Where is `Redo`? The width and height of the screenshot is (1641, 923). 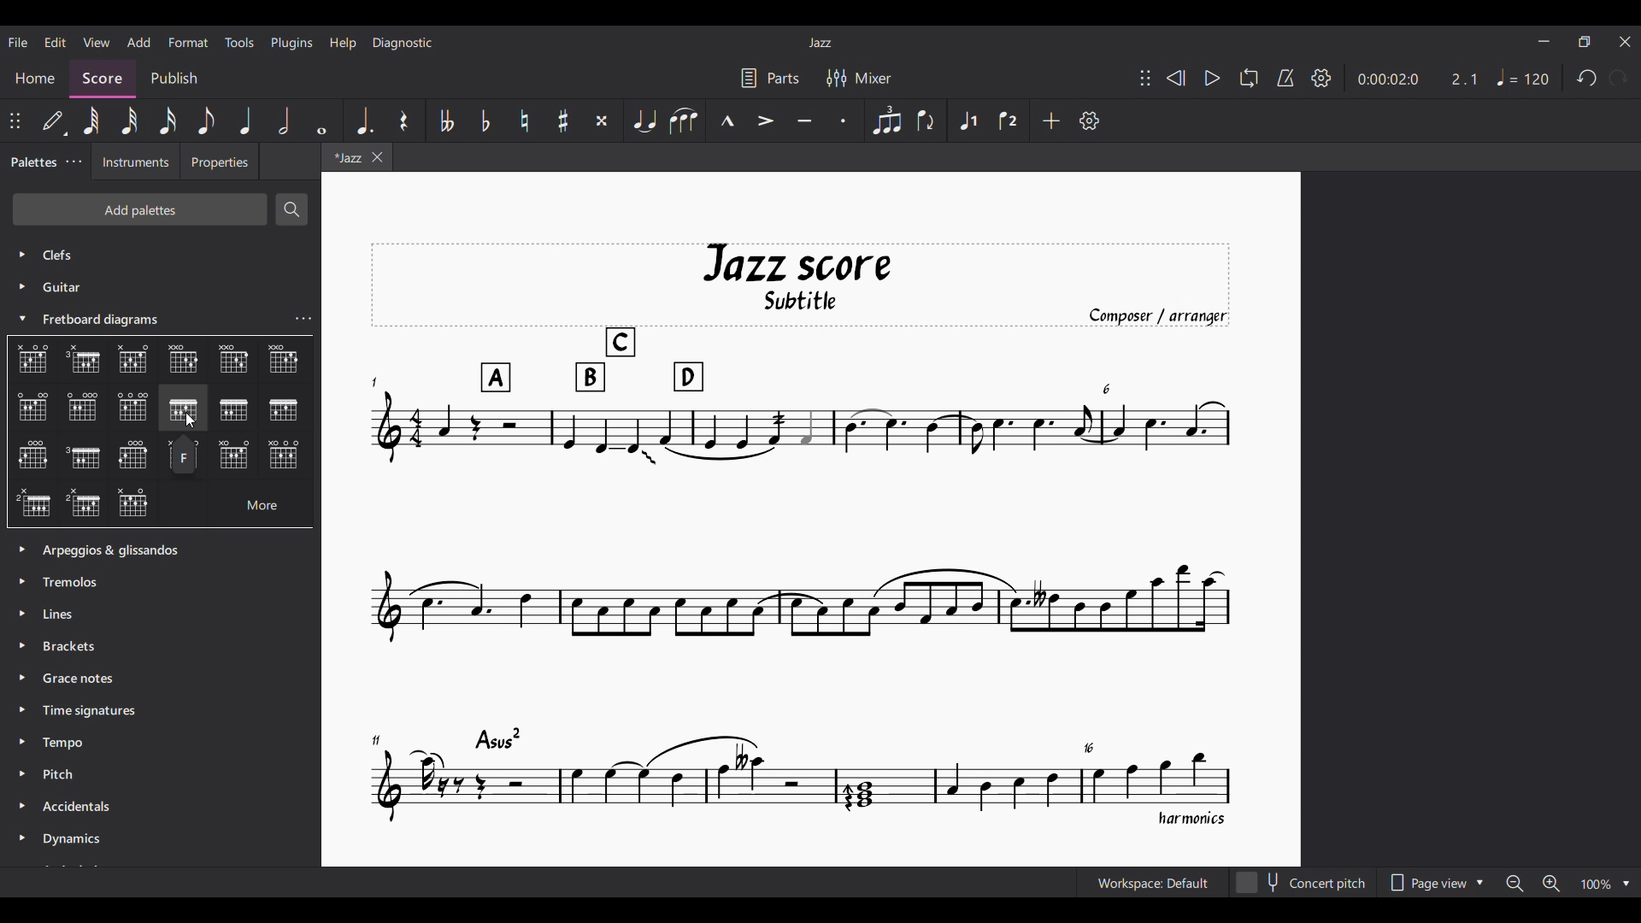 Redo is located at coordinates (1620, 78).